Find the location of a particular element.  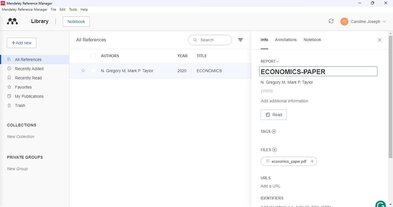

collections is located at coordinates (22, 125).